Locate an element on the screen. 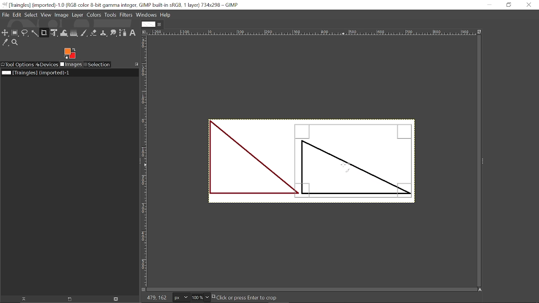  Free select tool is located at coordinates (25, 33).